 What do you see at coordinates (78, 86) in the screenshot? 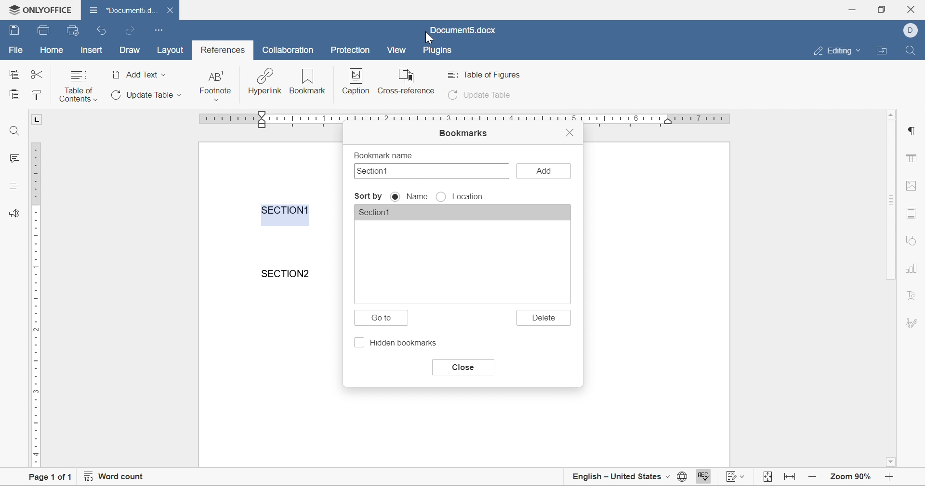
I see `table of contents` at bounding box center [78, 86].